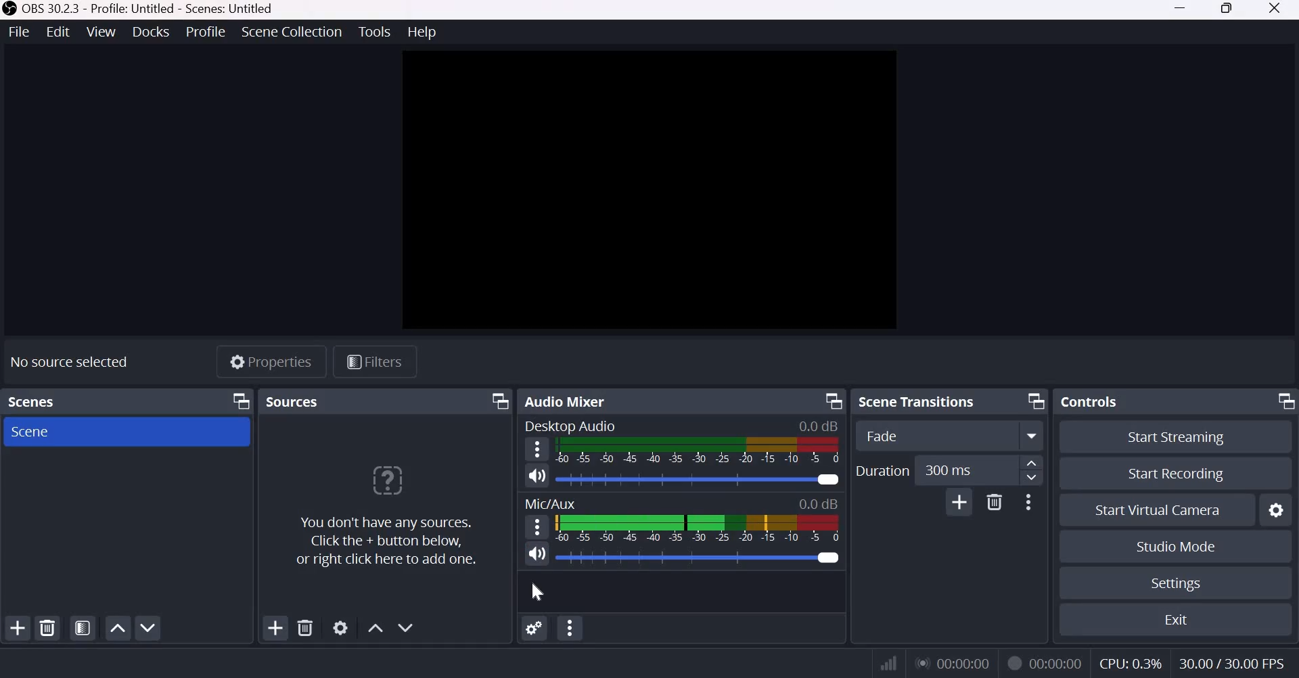 This screenshot has width=1299, height=678. Describe the element at coordinates (375, 627) in the screenshot. I see `Move source(s) up` at that location.